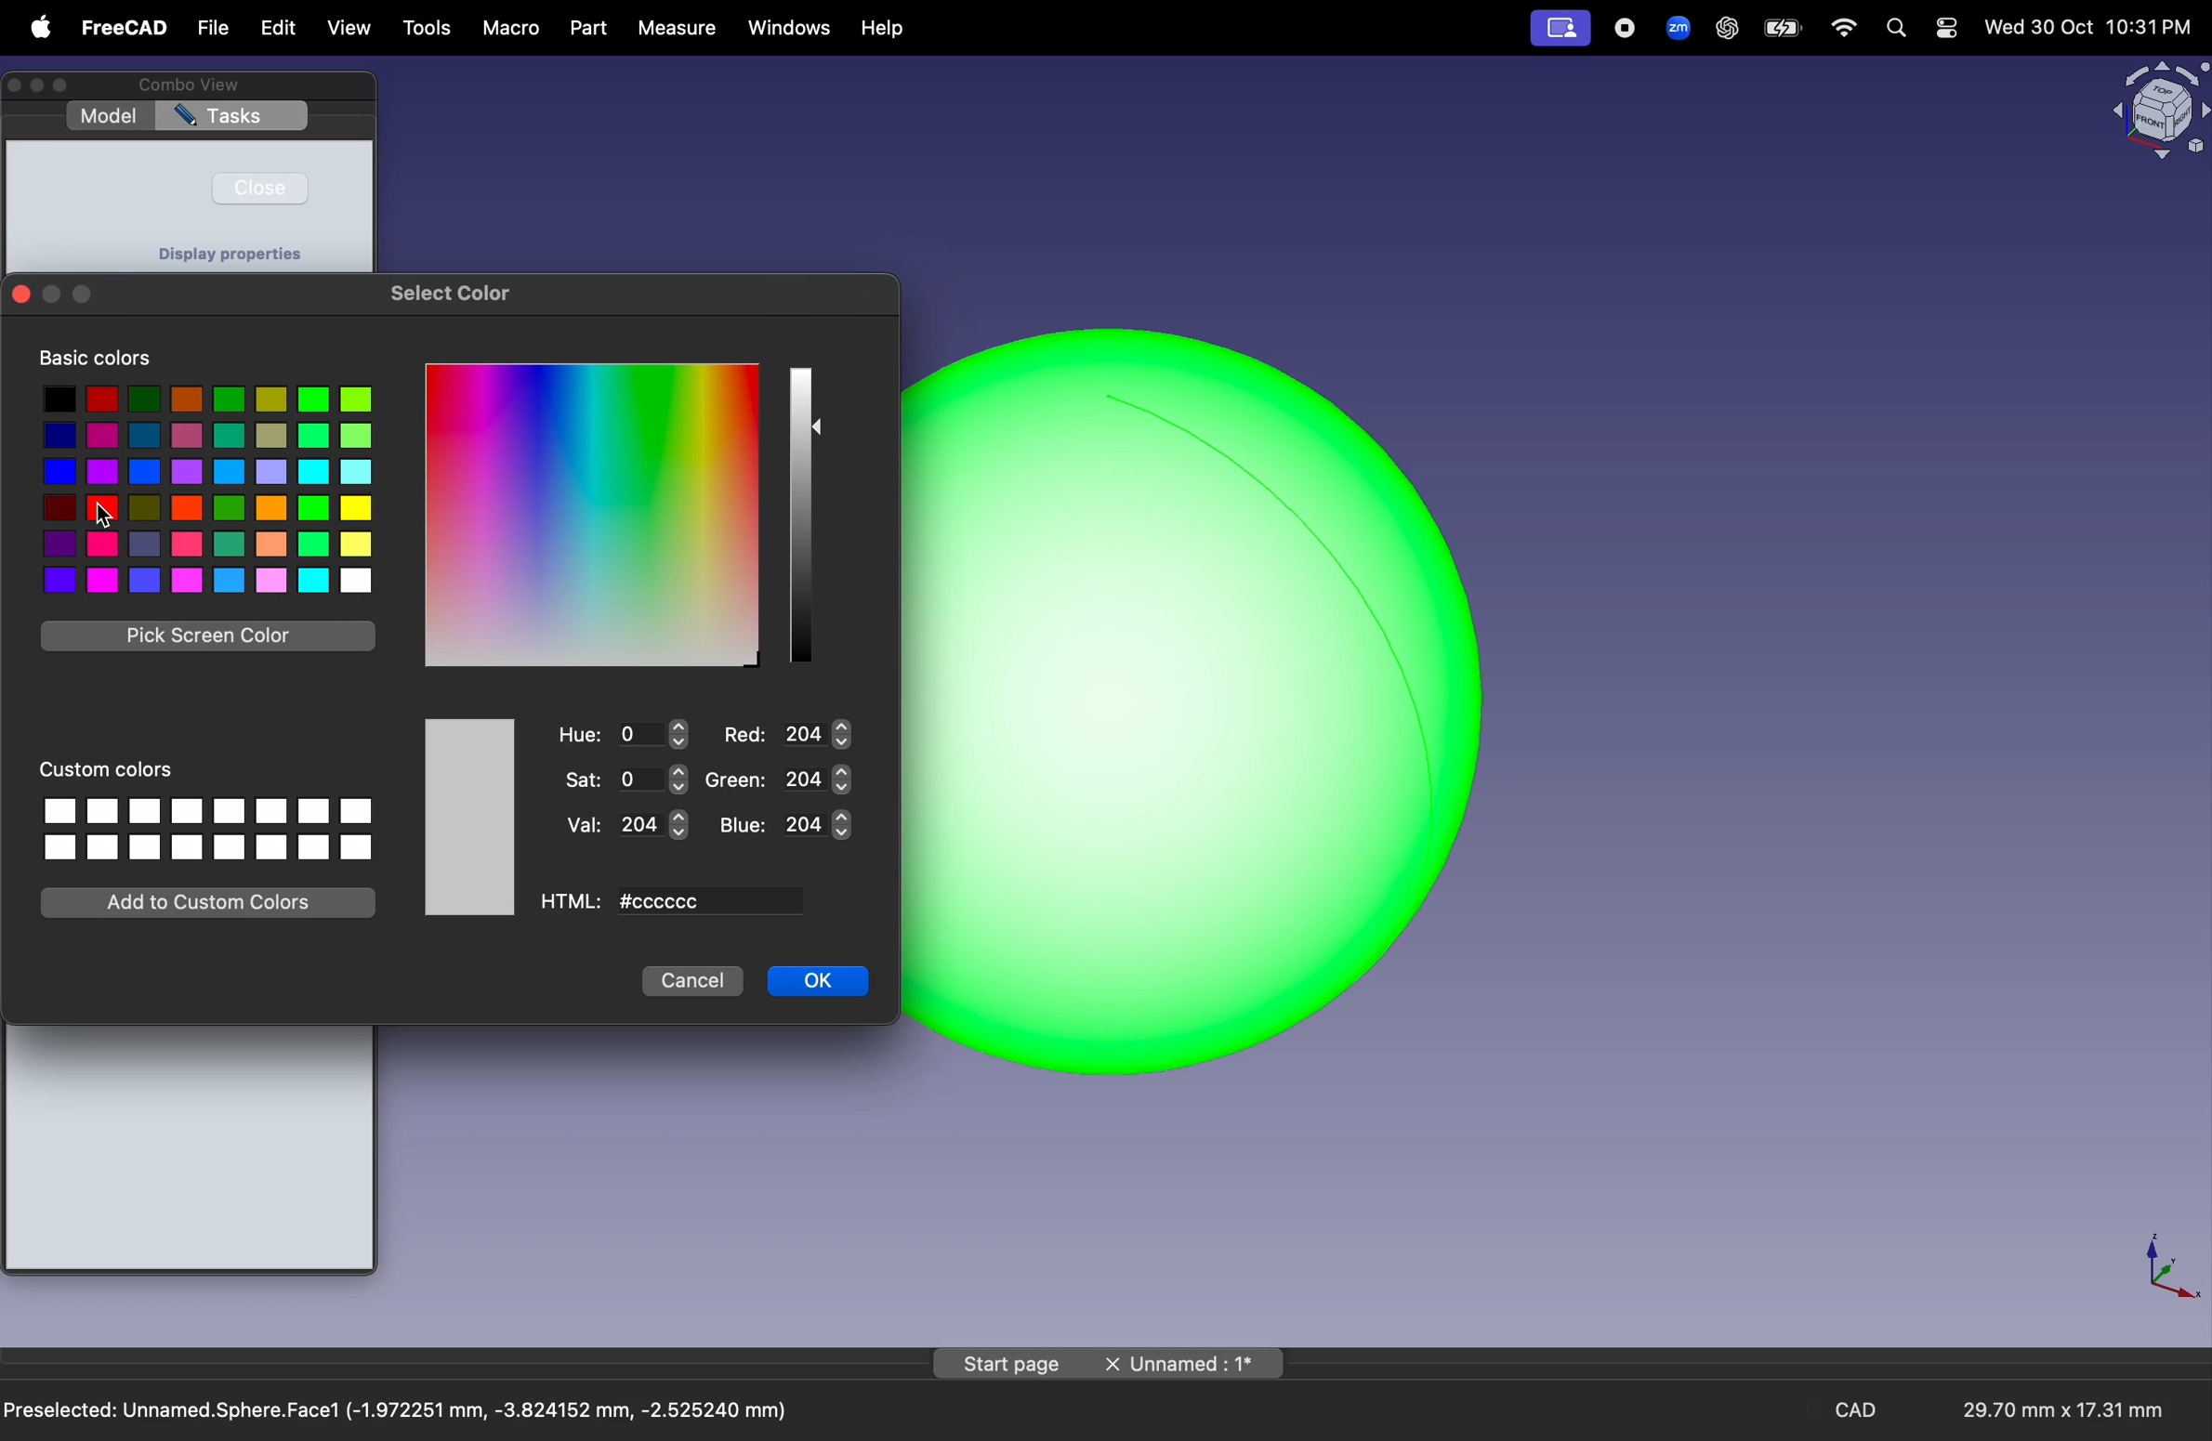 The height and width of the screenshot is (1441, 2212). I want to click on select, so click(819, 427).